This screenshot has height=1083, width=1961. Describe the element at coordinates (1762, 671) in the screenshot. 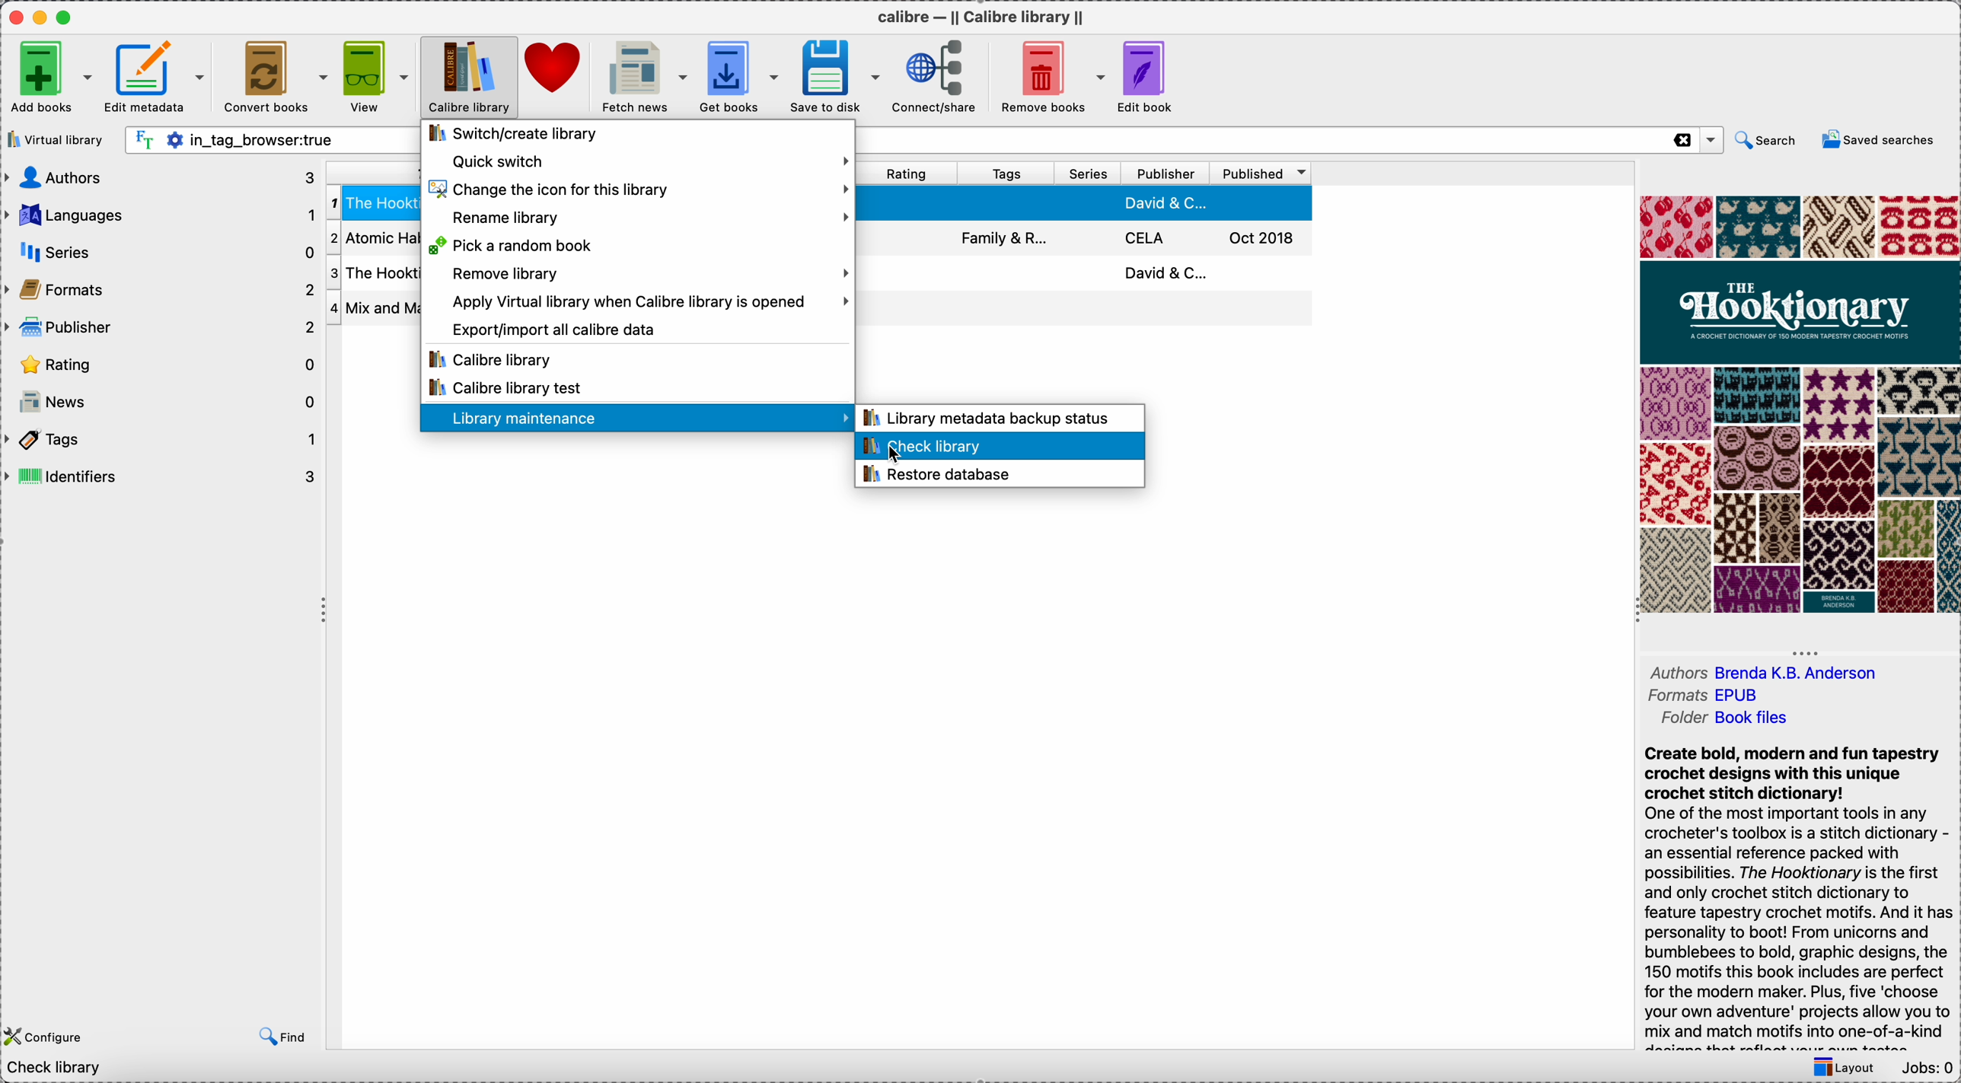

I see `authors` at that location.